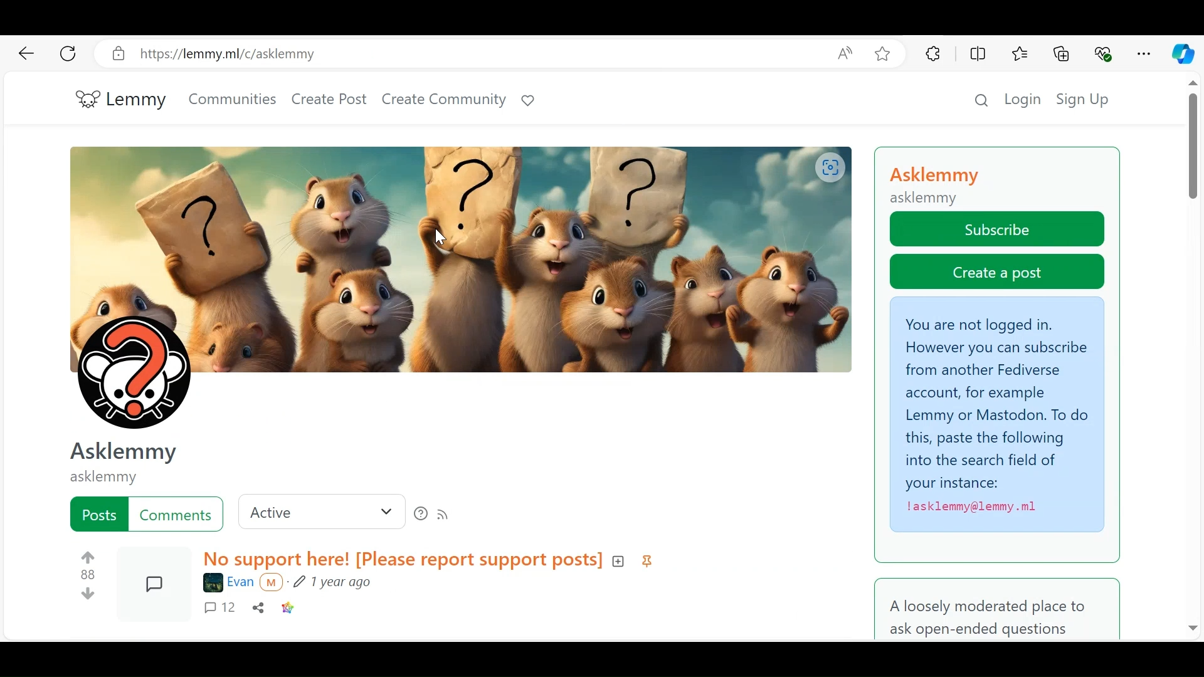 This screenshot has width=1204, height=677. Describe the element at coordinates (1062, 55) in the screenshot. I see `Collections` at that location.